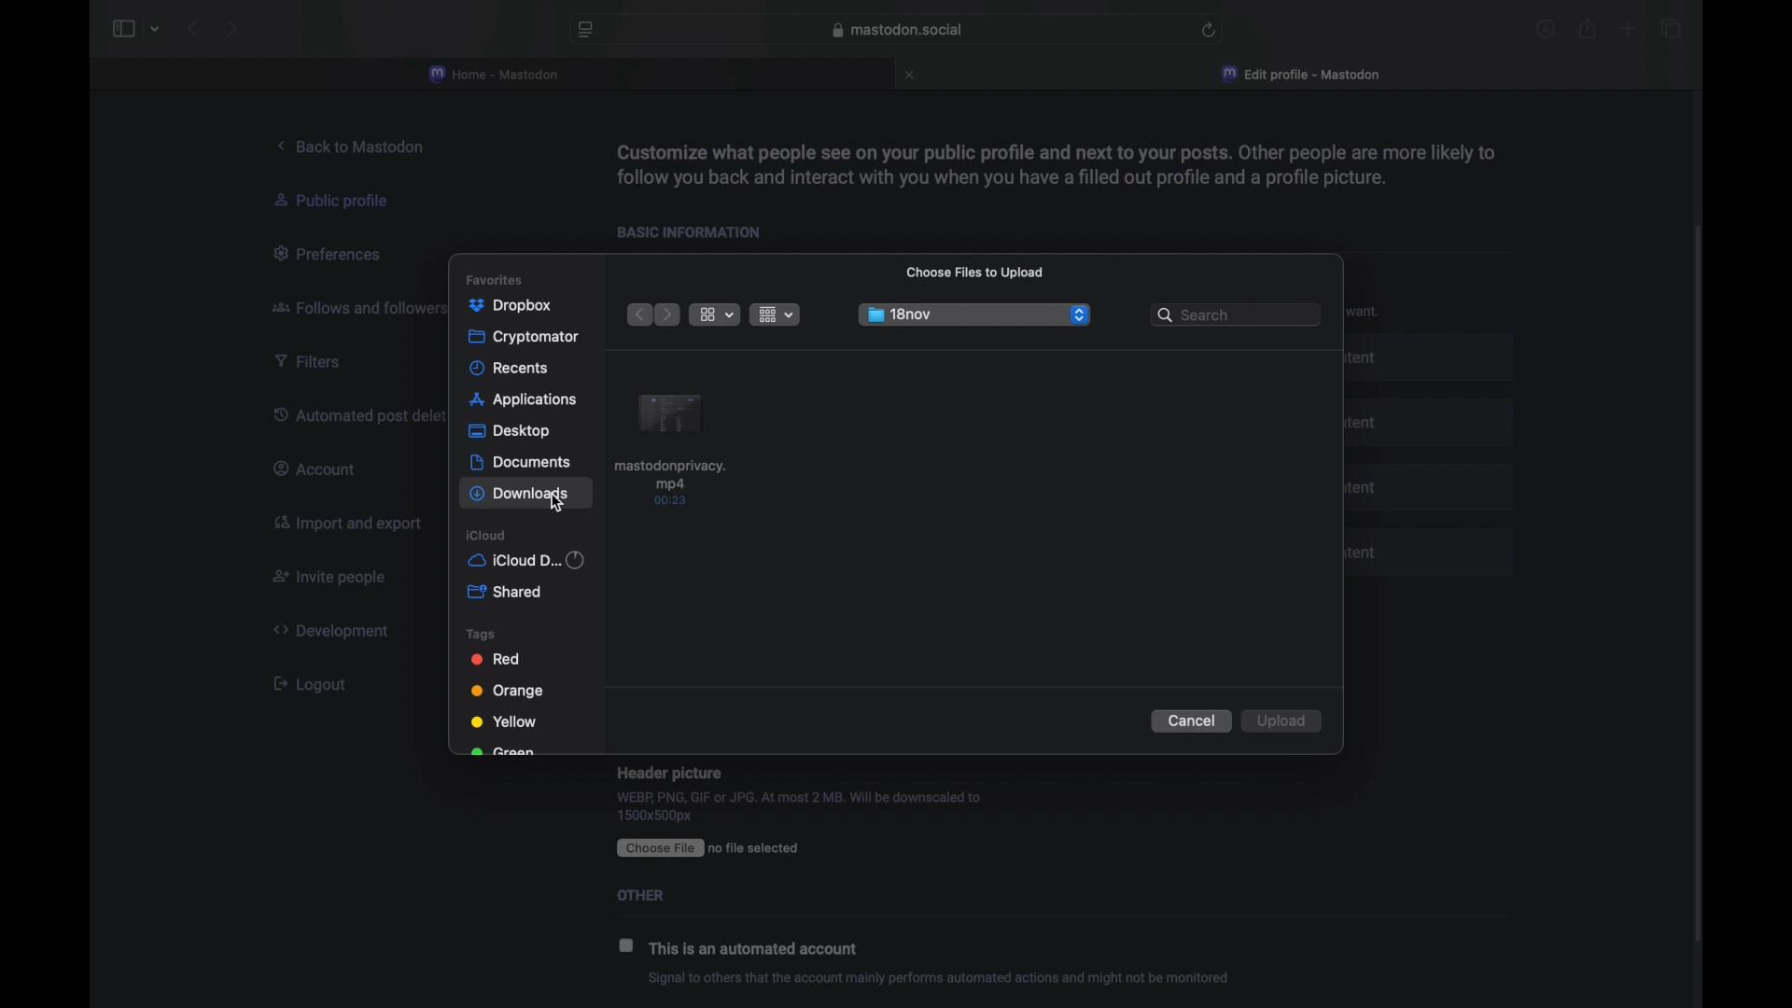  What do you see at coordinates (1671, 28) in the screenshot?
I see `show tab overview` at bounding box center [1671, 28].